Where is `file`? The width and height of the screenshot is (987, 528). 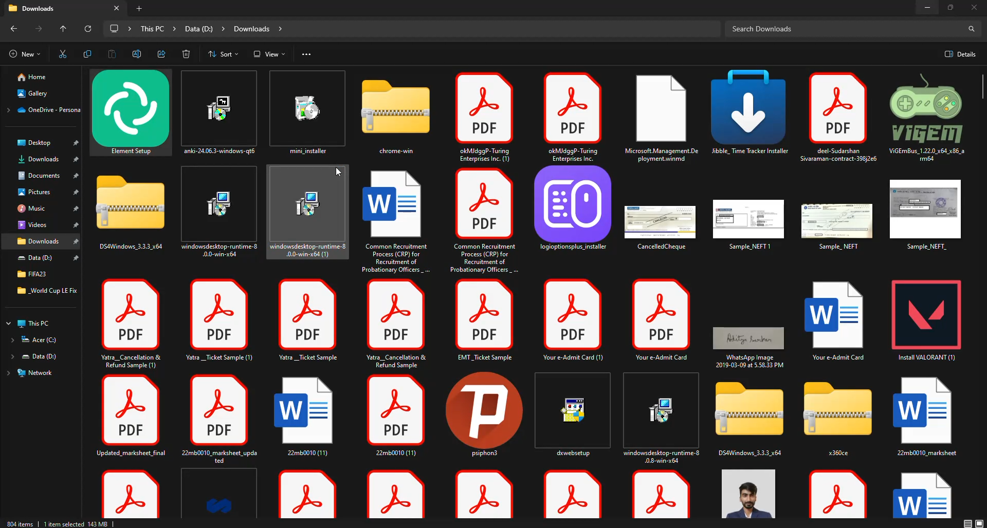 file is located at coordinates (399, 325).